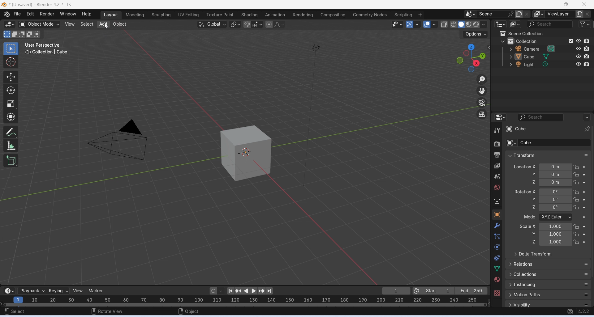 The height and width of the screenshot is (317, 594). I want to click on Scripting, so click(402, 15).